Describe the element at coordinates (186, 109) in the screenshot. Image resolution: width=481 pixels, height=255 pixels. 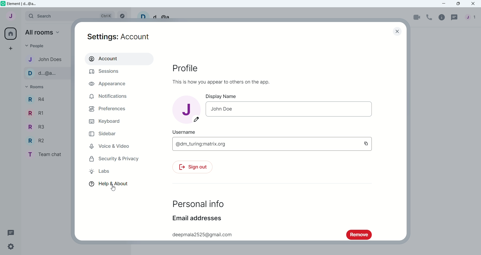
I see `Upload file` at that location.